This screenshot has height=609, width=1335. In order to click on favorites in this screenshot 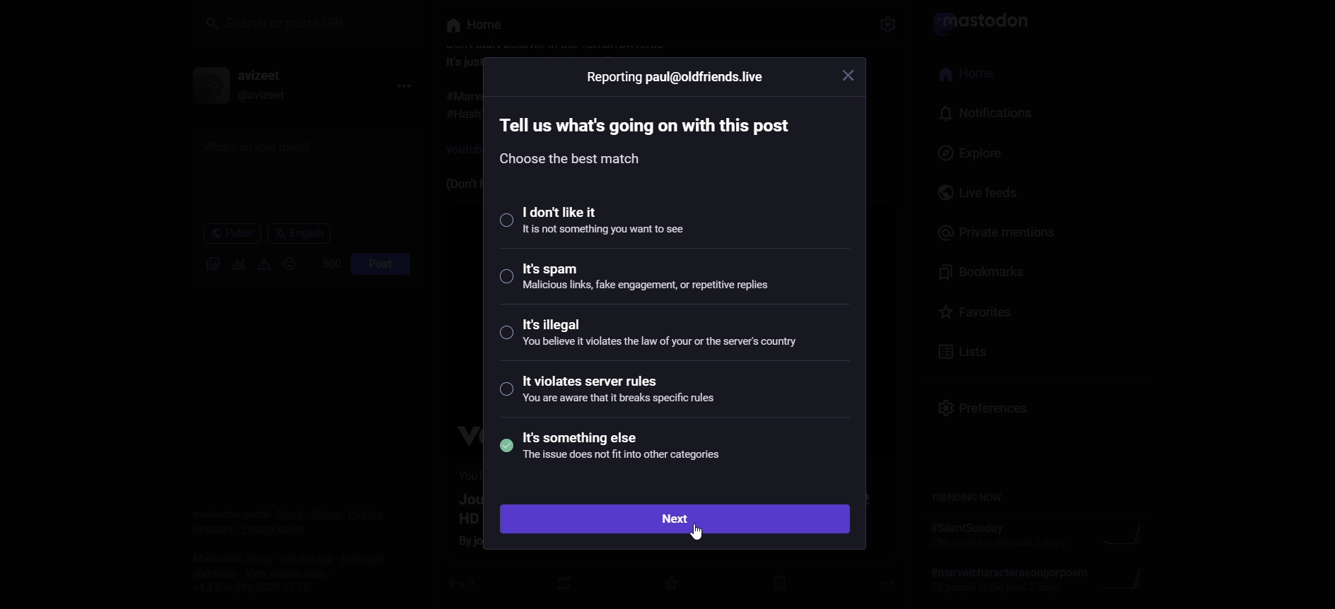, I will do `click(974, 311)`.